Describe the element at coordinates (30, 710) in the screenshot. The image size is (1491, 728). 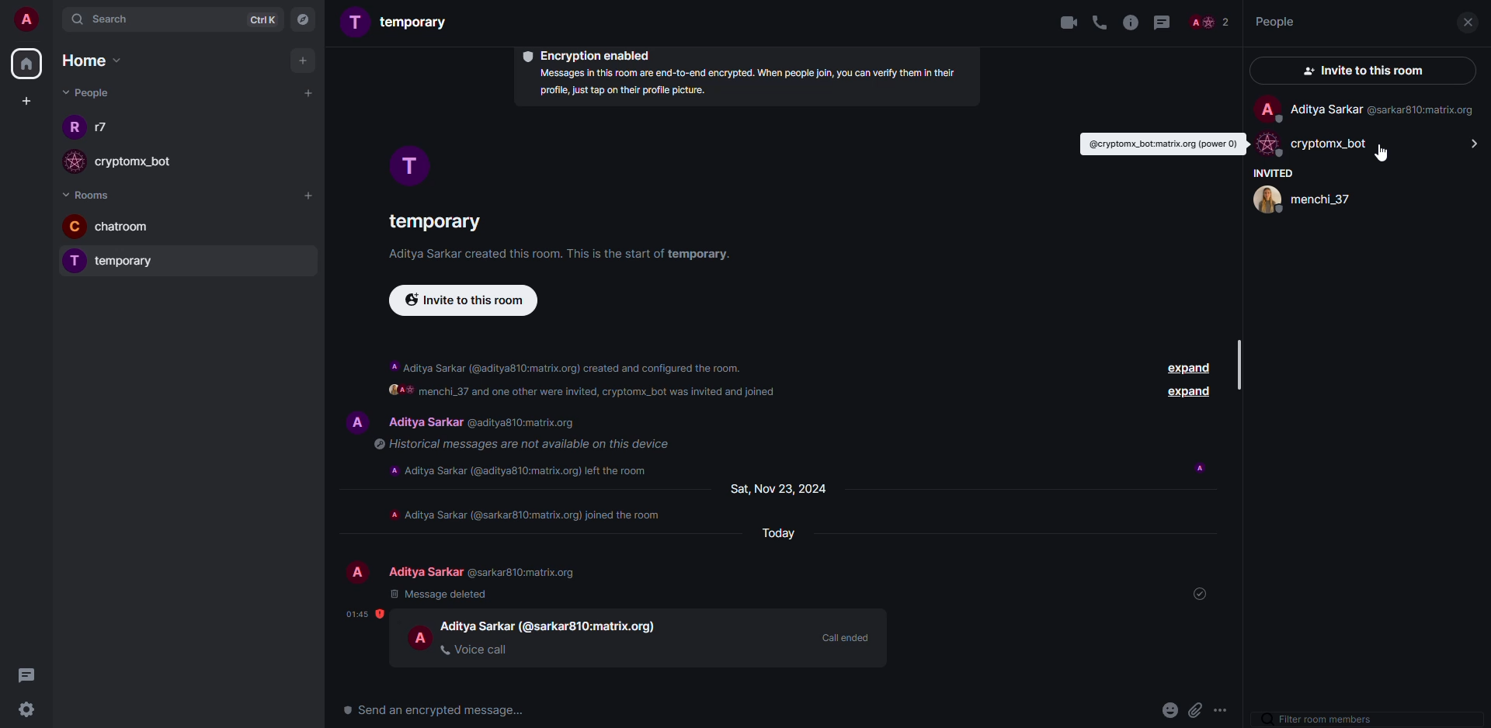
I see `settings` at that location.